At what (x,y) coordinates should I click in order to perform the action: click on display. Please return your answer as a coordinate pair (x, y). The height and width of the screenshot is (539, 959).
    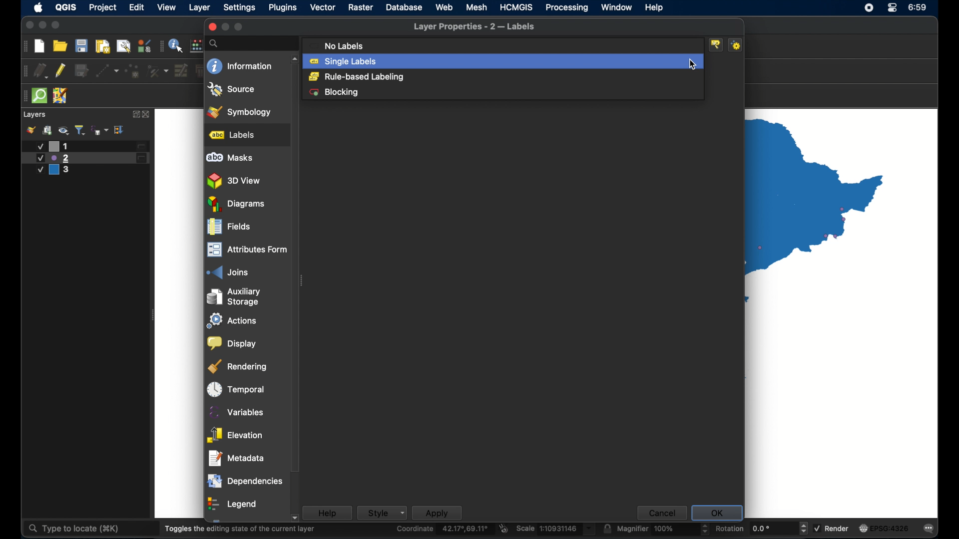
    Looking at the image, I should click on (232, 344).